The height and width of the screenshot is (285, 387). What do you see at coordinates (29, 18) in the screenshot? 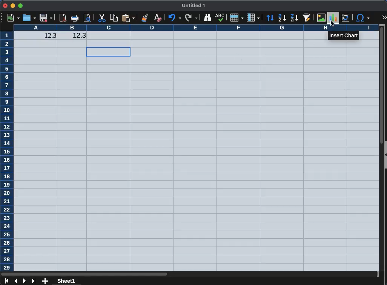
I see `open` at bounding box center [29, 18].